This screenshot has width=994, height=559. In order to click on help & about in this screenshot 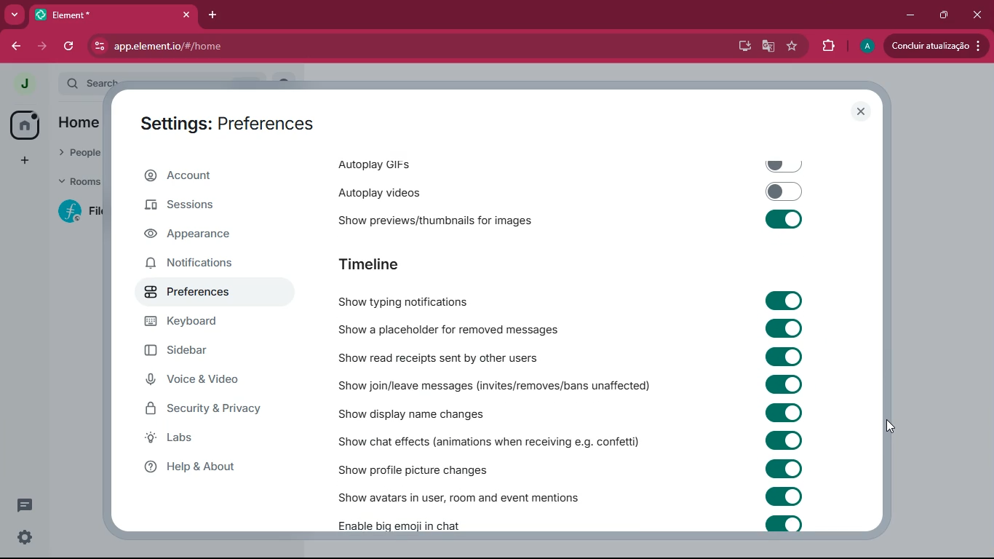, I will do `click(218, 470)`.